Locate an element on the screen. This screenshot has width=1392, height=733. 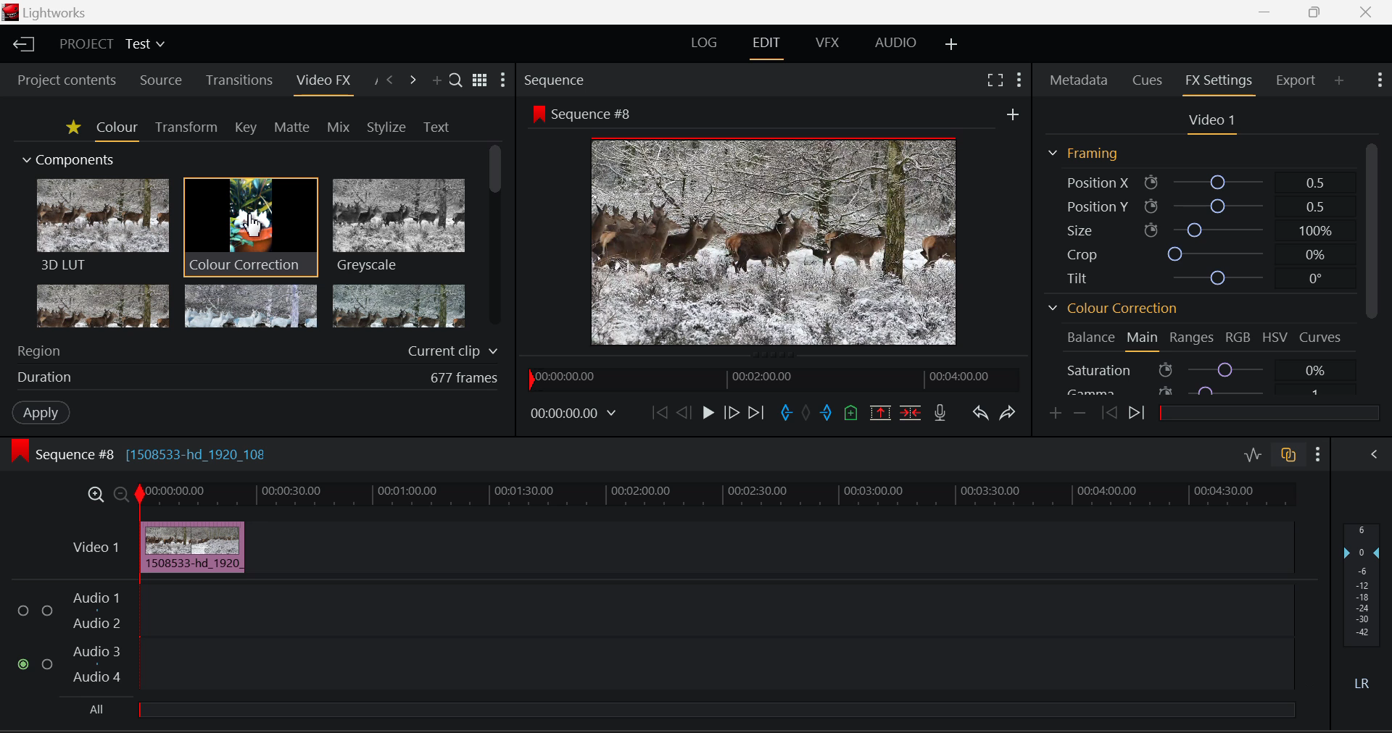
Text is located at coordinates (436, 127).